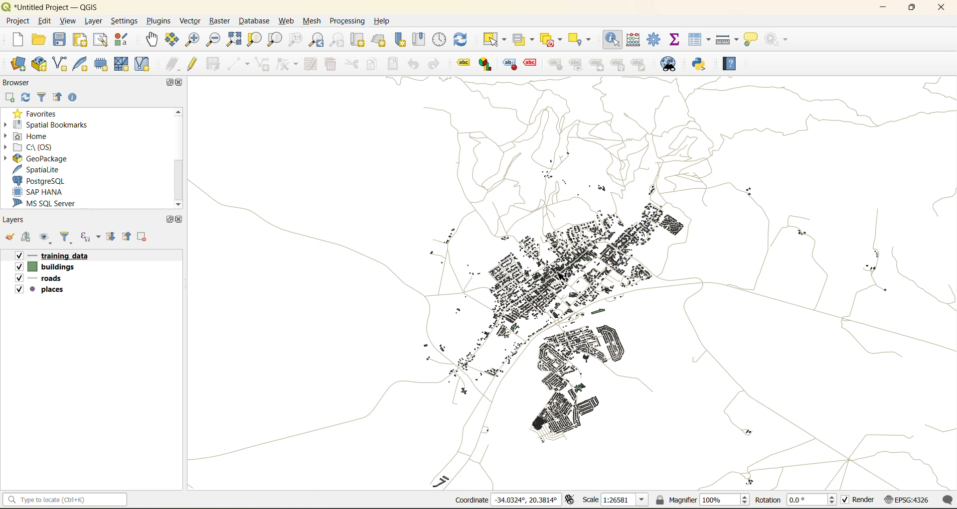 This screenshot has height=509, width=957. What do you see at coordinates (275, 40) in the screenshot?
I see `zoom layer` at bounding box center [275, 40].